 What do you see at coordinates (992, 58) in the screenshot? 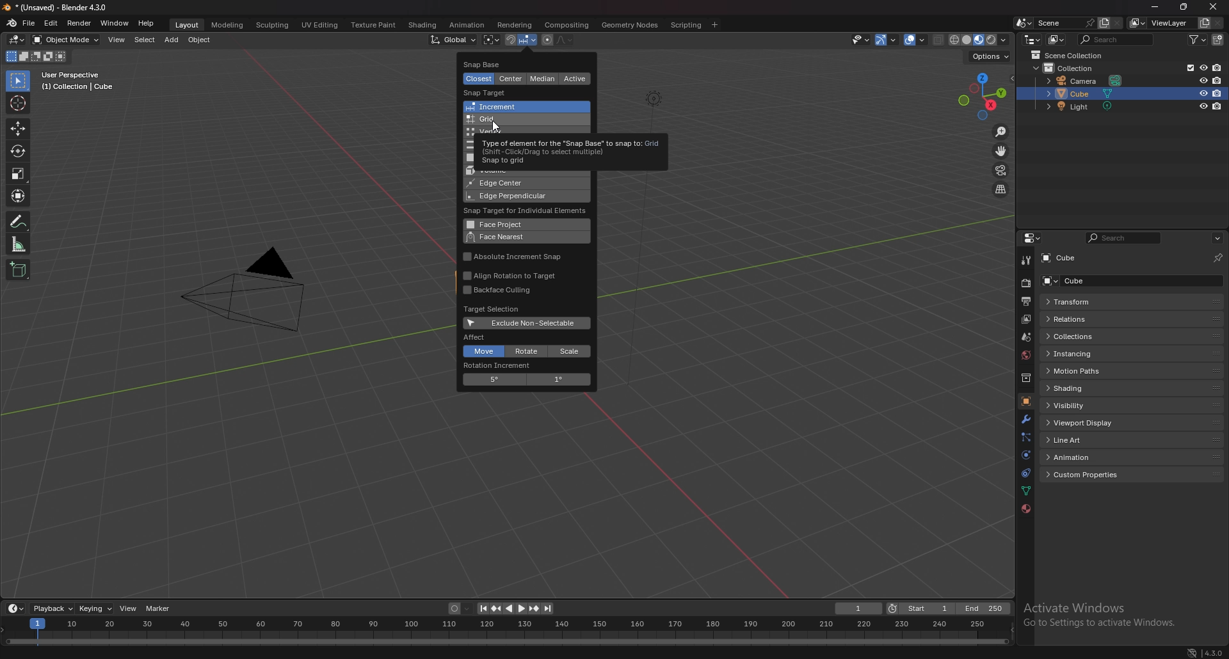
I see `options` at bounding box center [992, 58].